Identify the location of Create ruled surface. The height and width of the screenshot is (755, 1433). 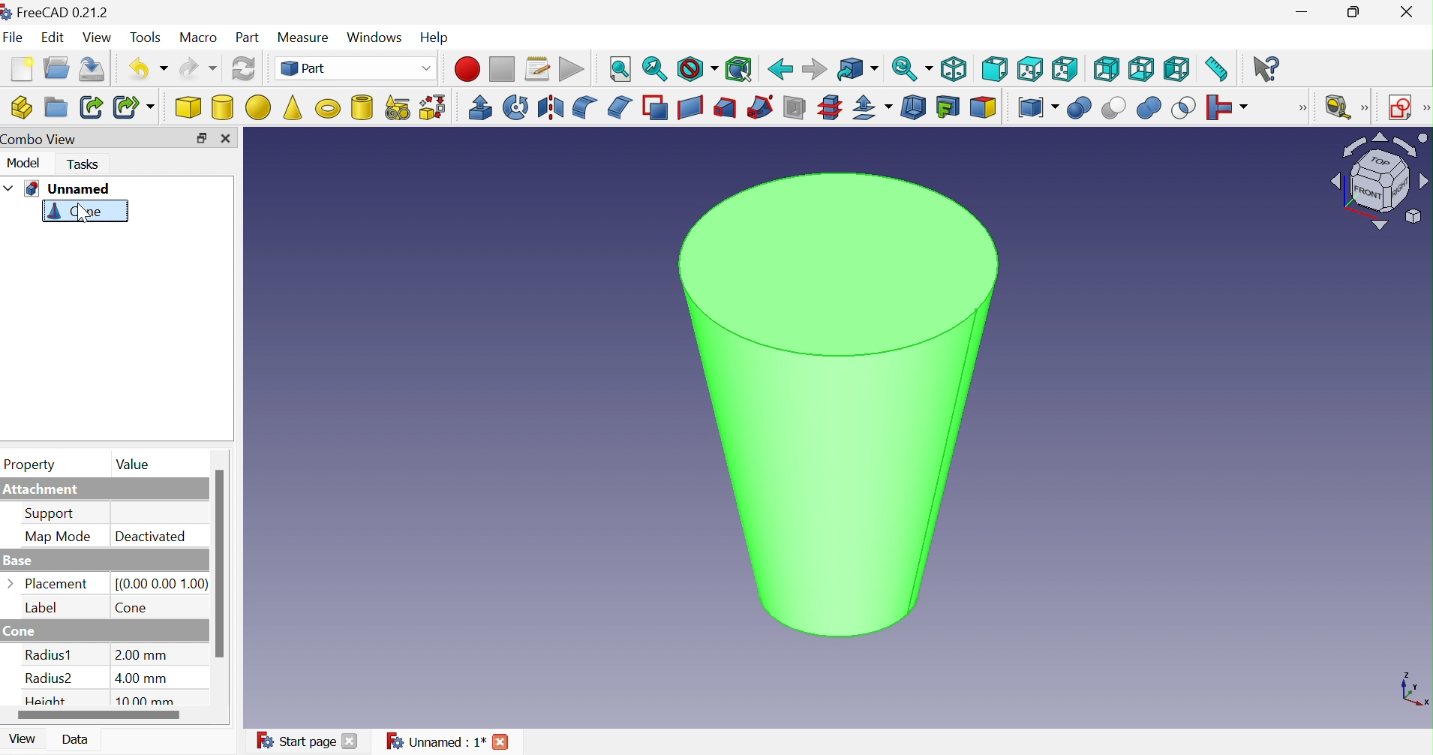
(690, 108).